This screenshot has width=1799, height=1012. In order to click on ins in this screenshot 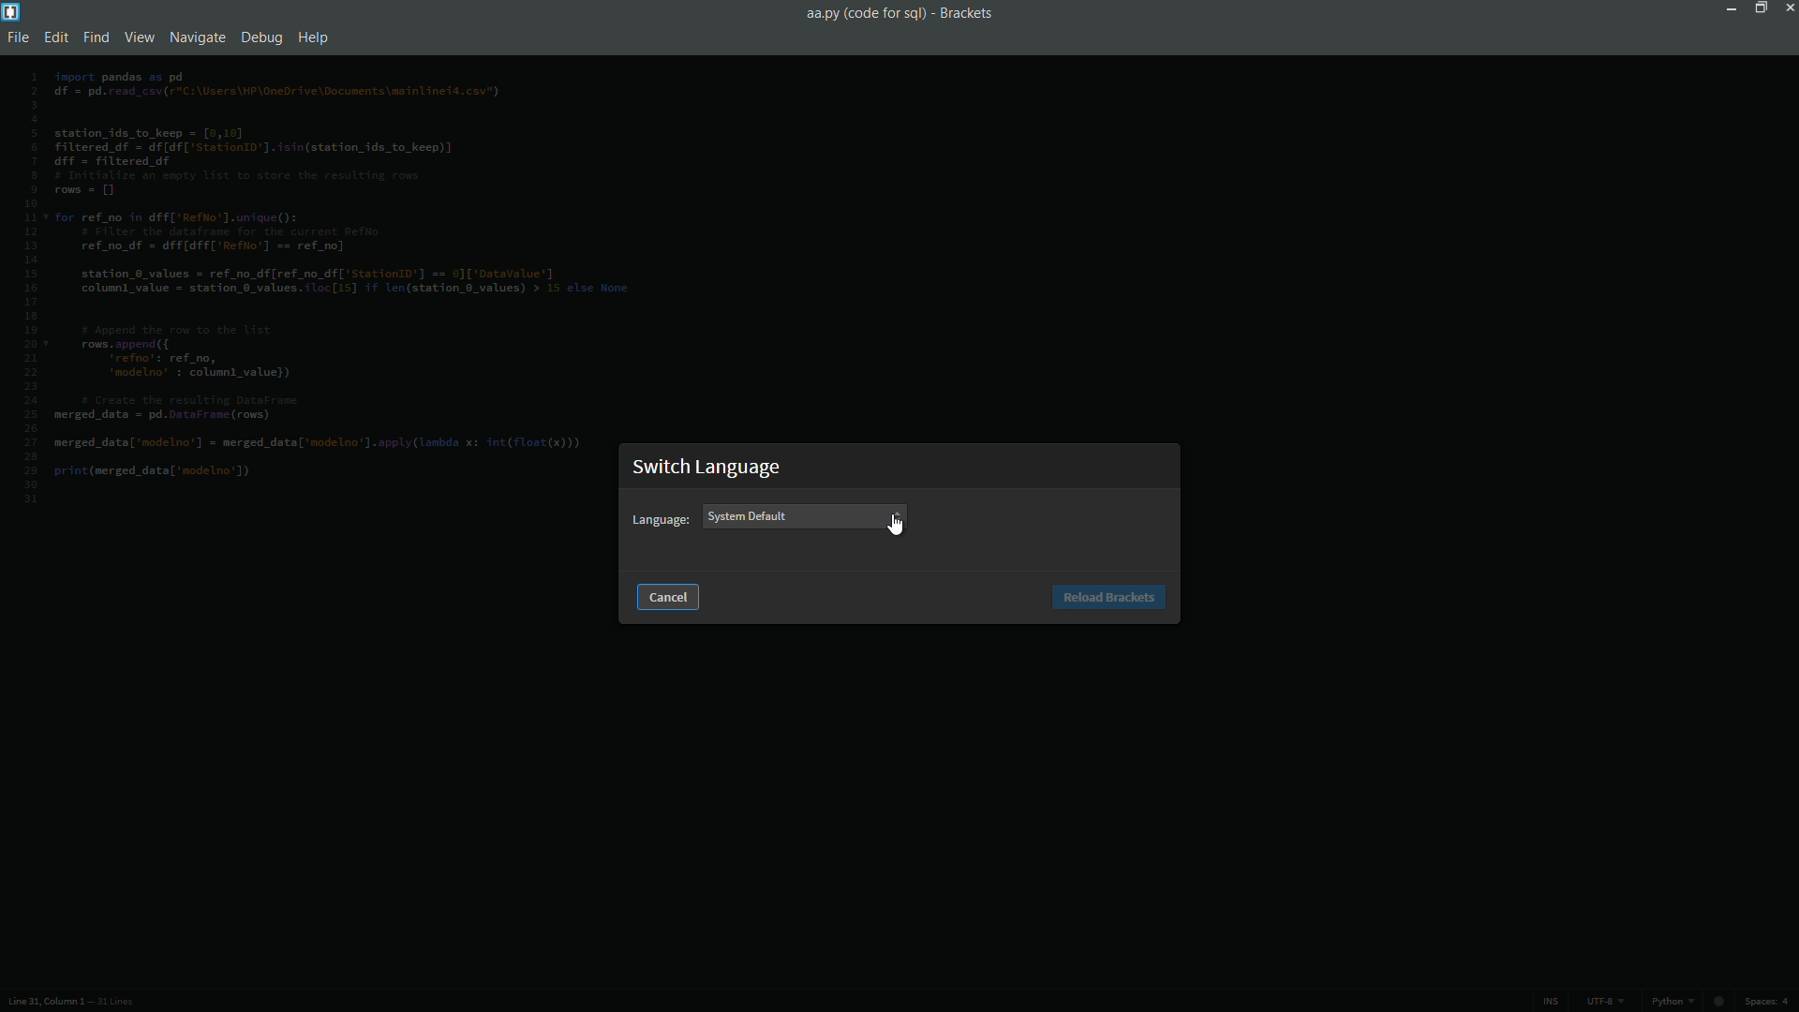, I will do `click(1550, 1002)`.